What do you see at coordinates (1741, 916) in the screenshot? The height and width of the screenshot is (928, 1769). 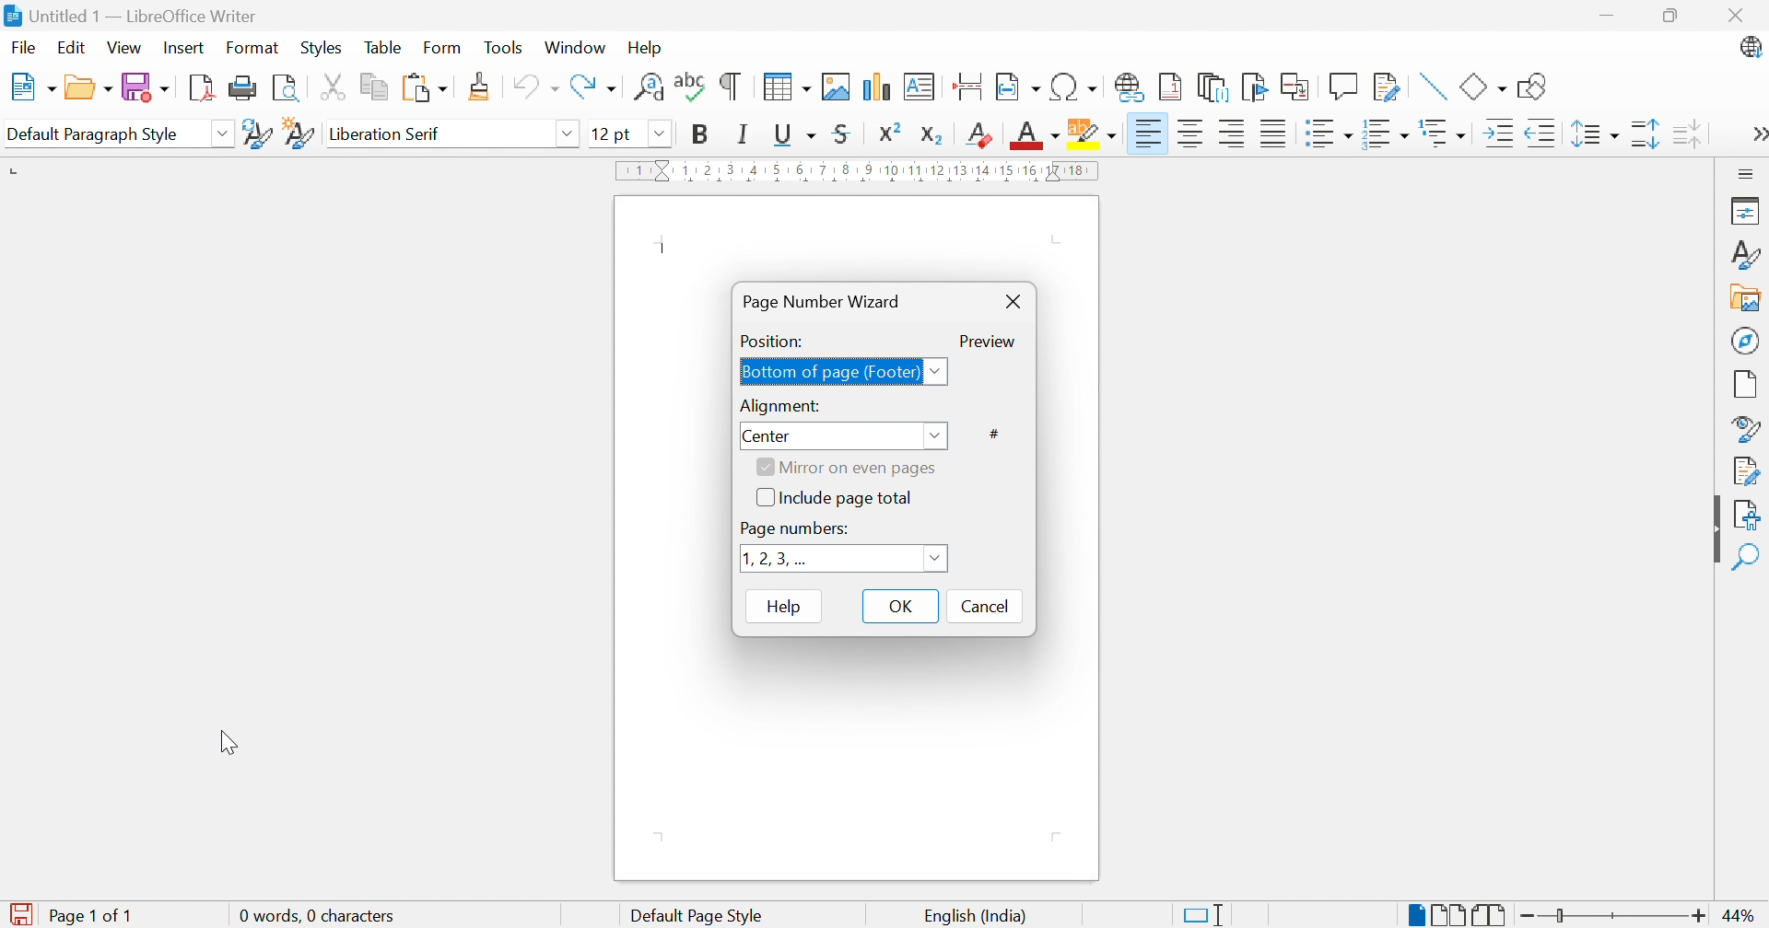 I see `44%` at bounding box center [1741, 916].